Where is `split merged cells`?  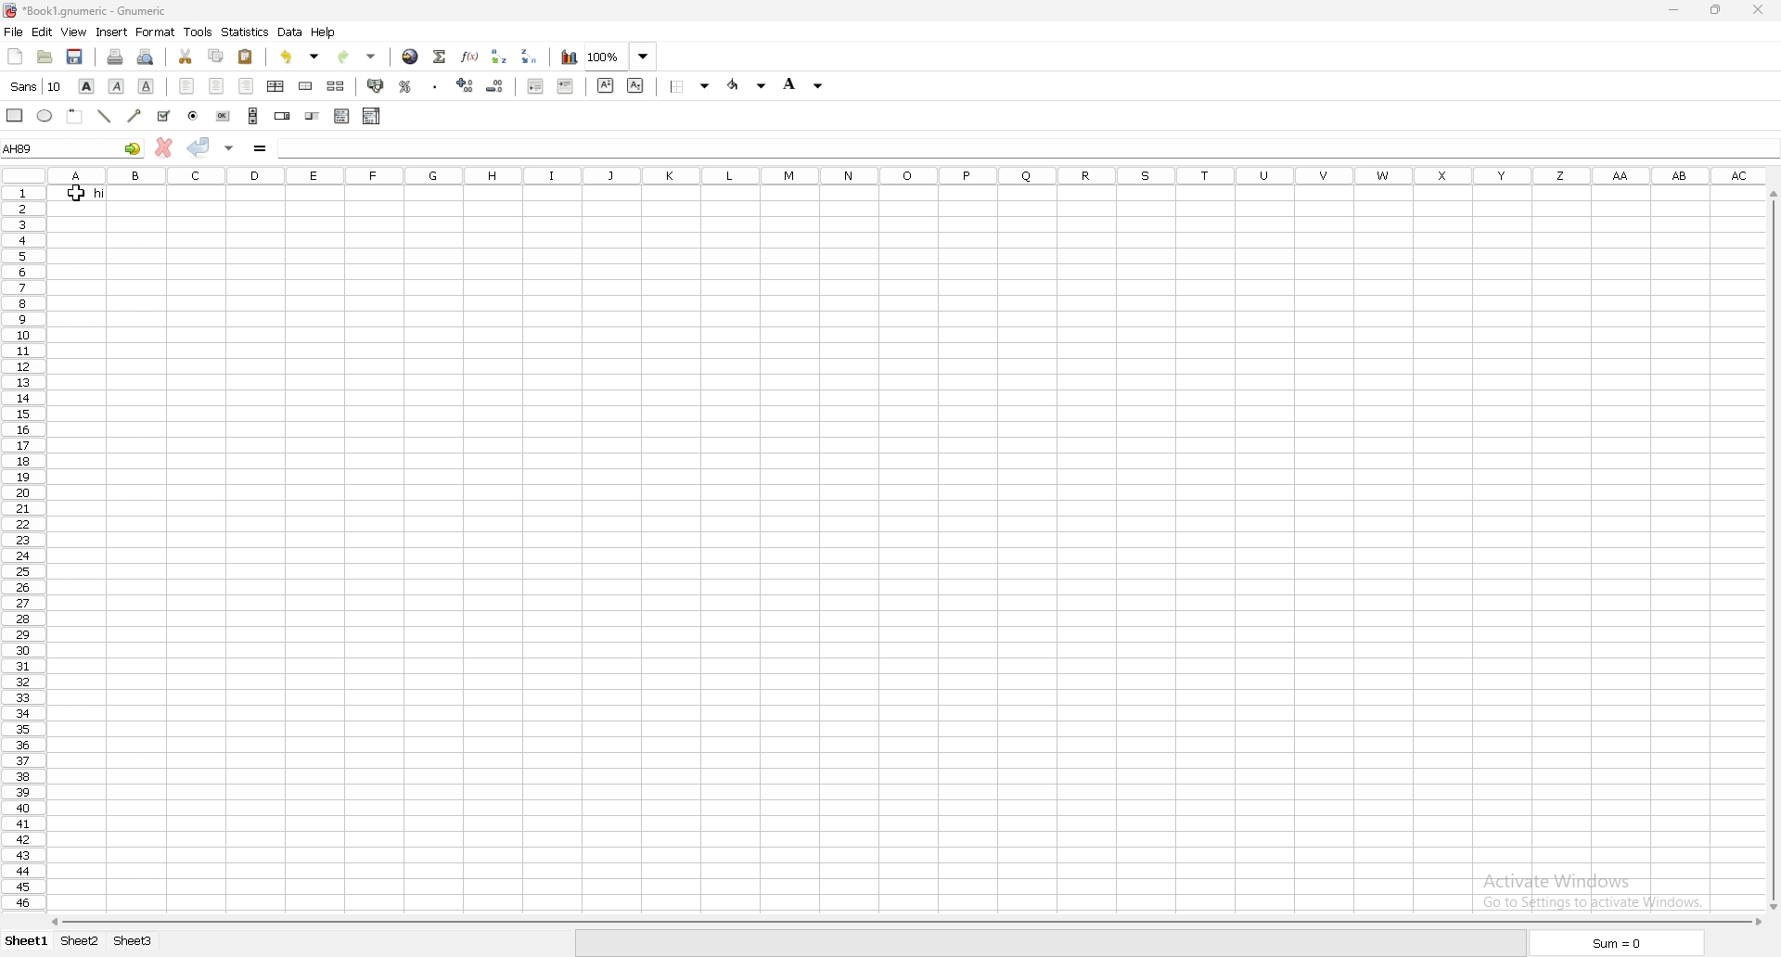 split merged cells is located at coordinates (336, 87).